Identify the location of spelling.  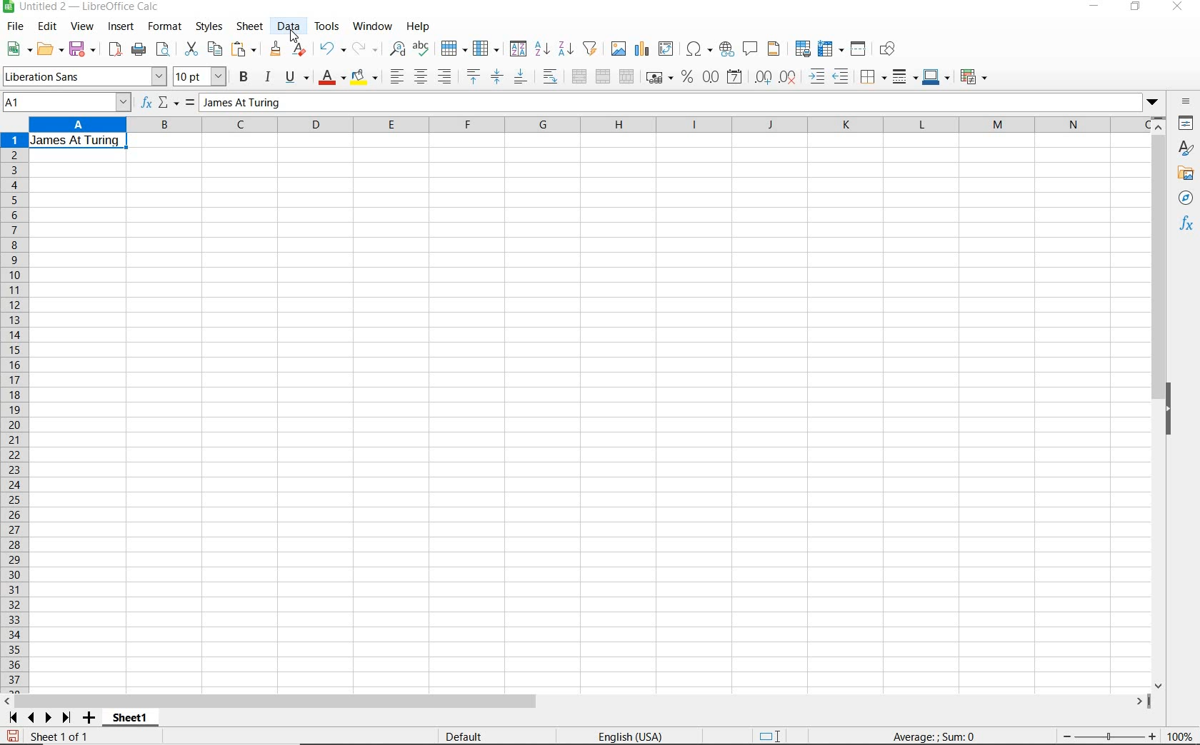
(421, 49).